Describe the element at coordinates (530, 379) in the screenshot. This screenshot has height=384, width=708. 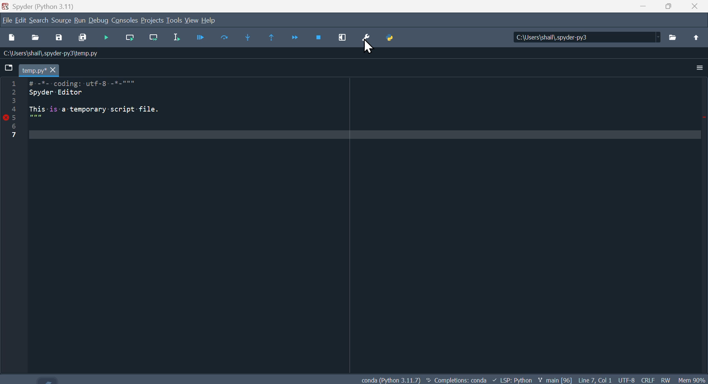
I see `conda (Python 3.11.7) < Completions: conda + LSP: Python ¥ main[96] Line7 Coll UTF8 CRLF RW Mi` at that location.